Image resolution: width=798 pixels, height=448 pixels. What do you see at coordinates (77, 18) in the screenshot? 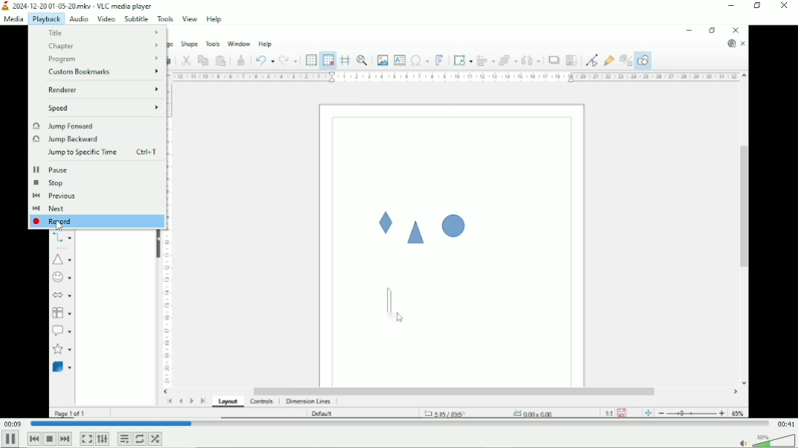
I see `Audio` at bounding box center [77, 18].